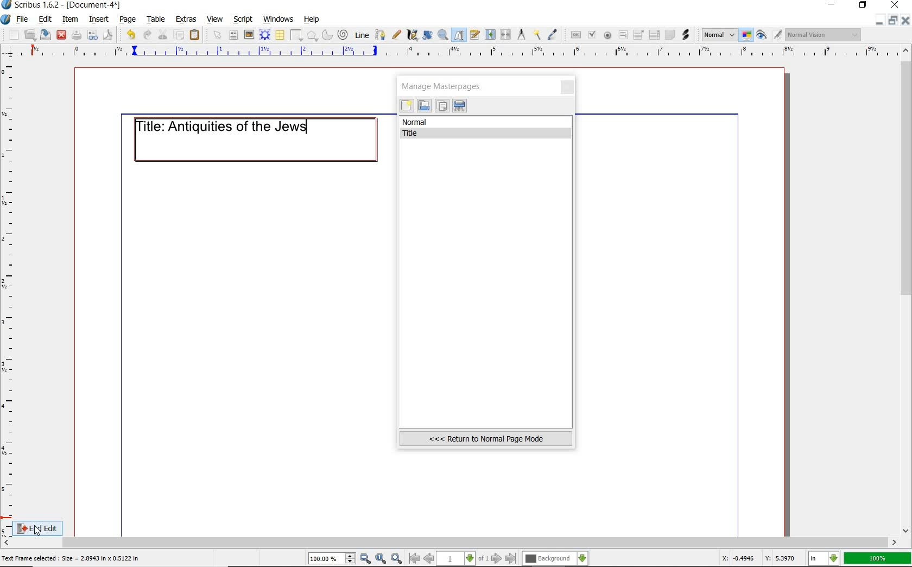 This screenshot has height=567, width=912. What do you see at coordinates (907, 289) in the screenshot?
I see `scrollbar` at bounding box center [907, 289].